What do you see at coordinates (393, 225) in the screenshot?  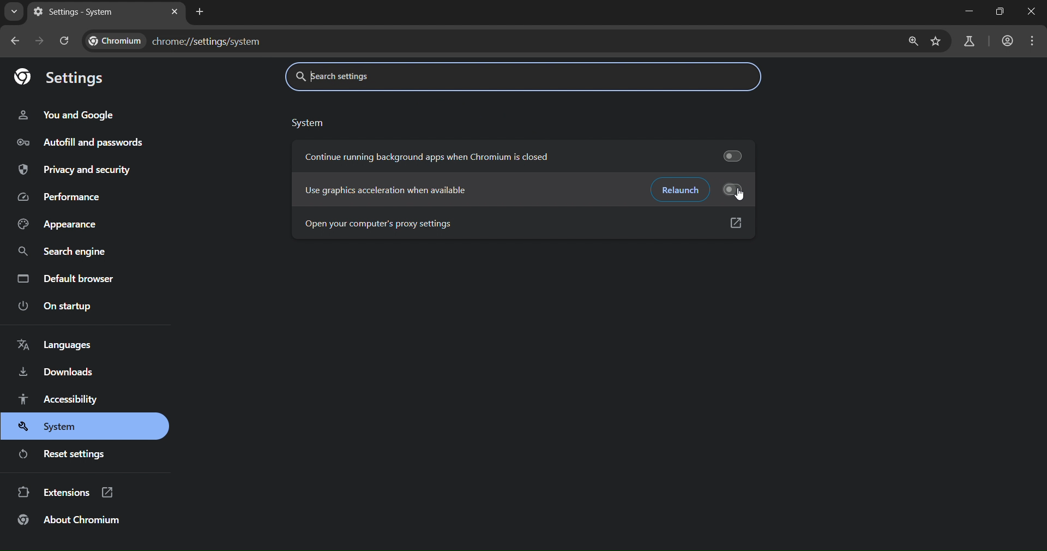 I see `open your computer's proxy settings` at bounding box center [393, 225].